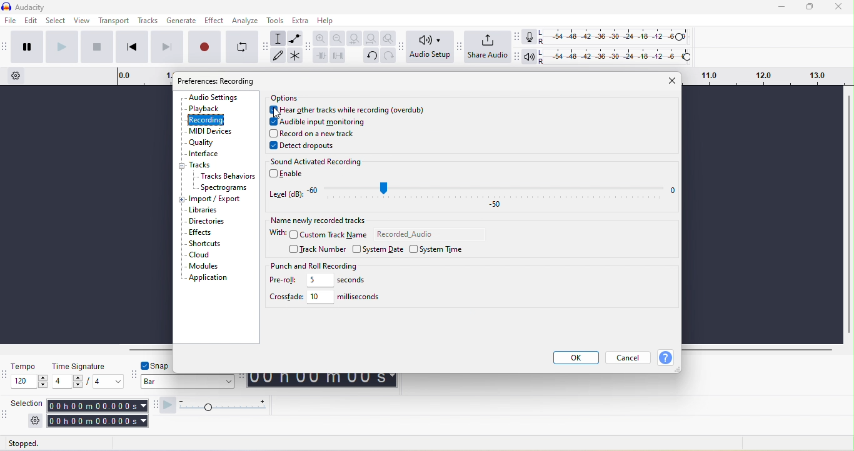  Describe the element at coordinates (146, 20) in the screenshot. I see `tracks` at that location.